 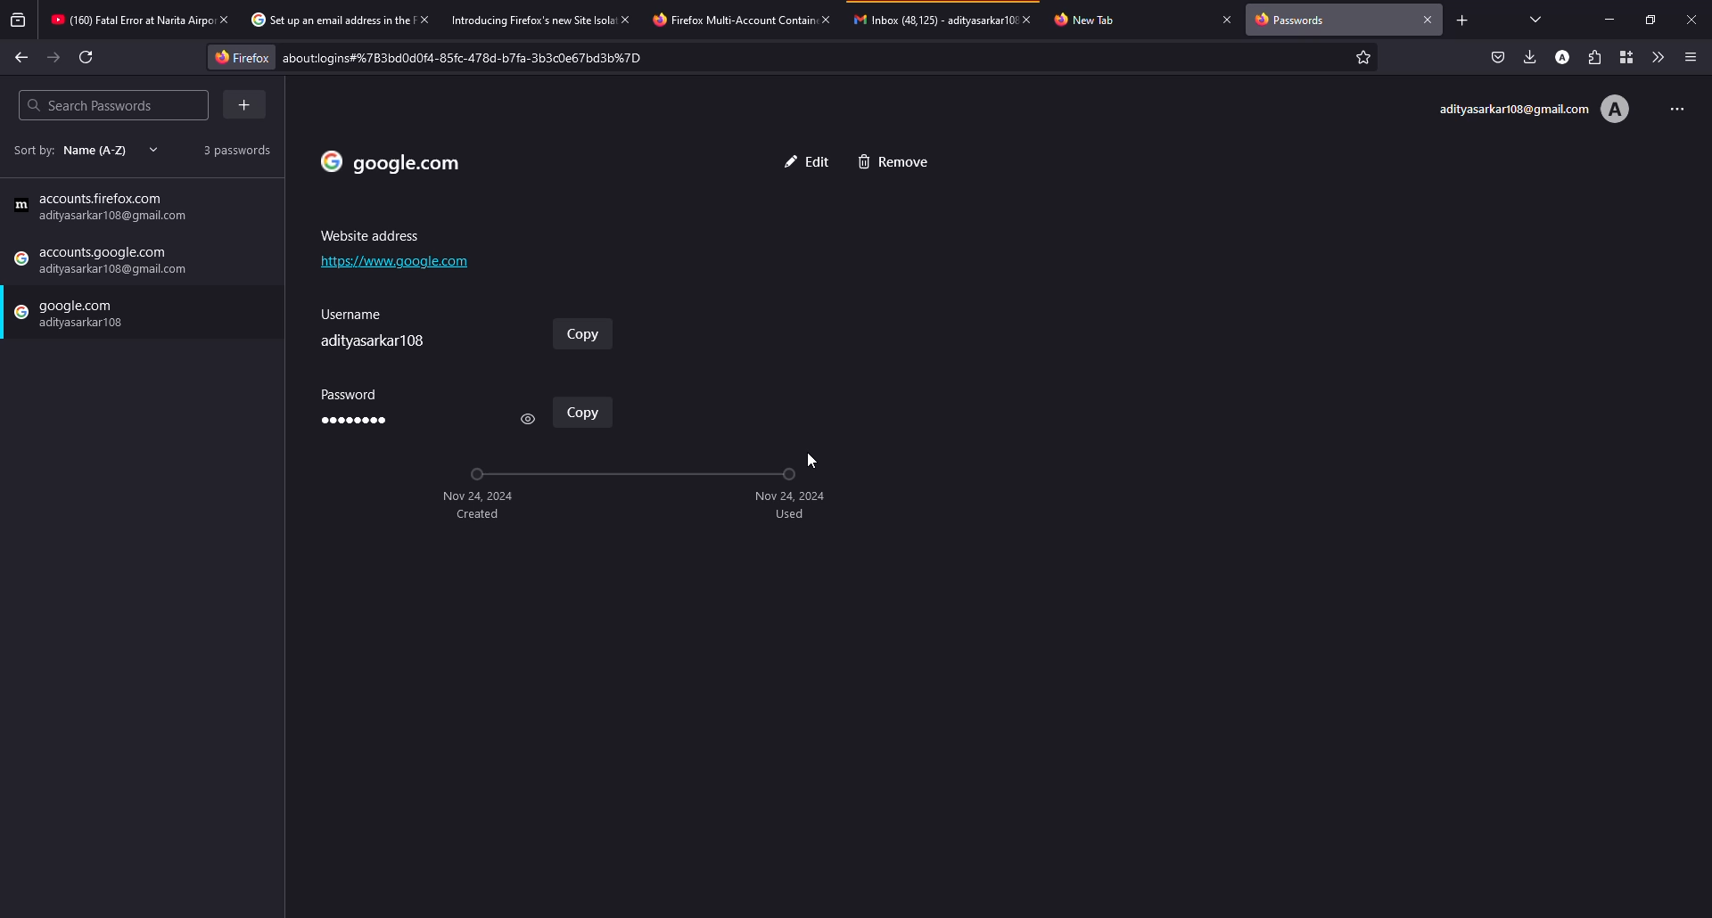 What do you see at coordinates (1361, 59) in the screenshot?
I see `favorites` at bounding box center [1361, 59].